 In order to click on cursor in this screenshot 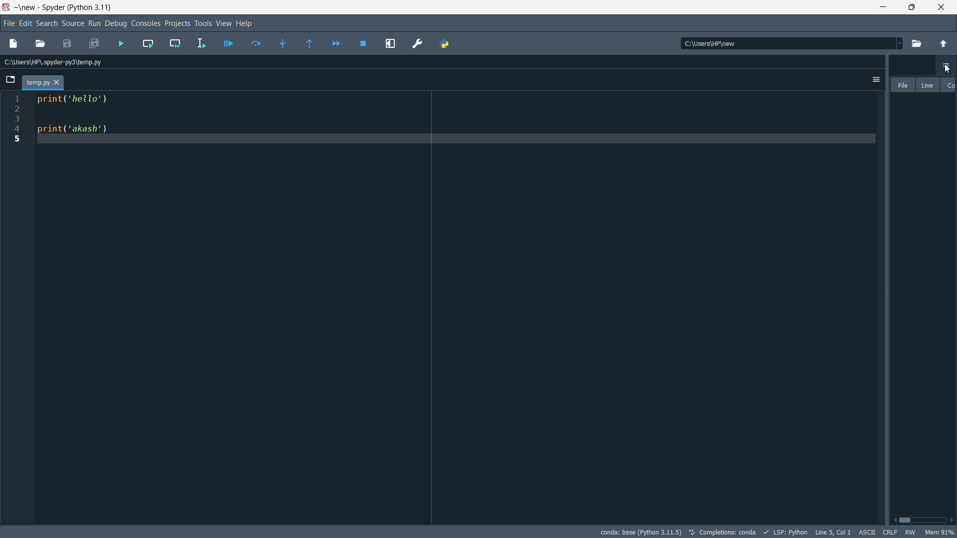, I will do `click(948, 70)`.